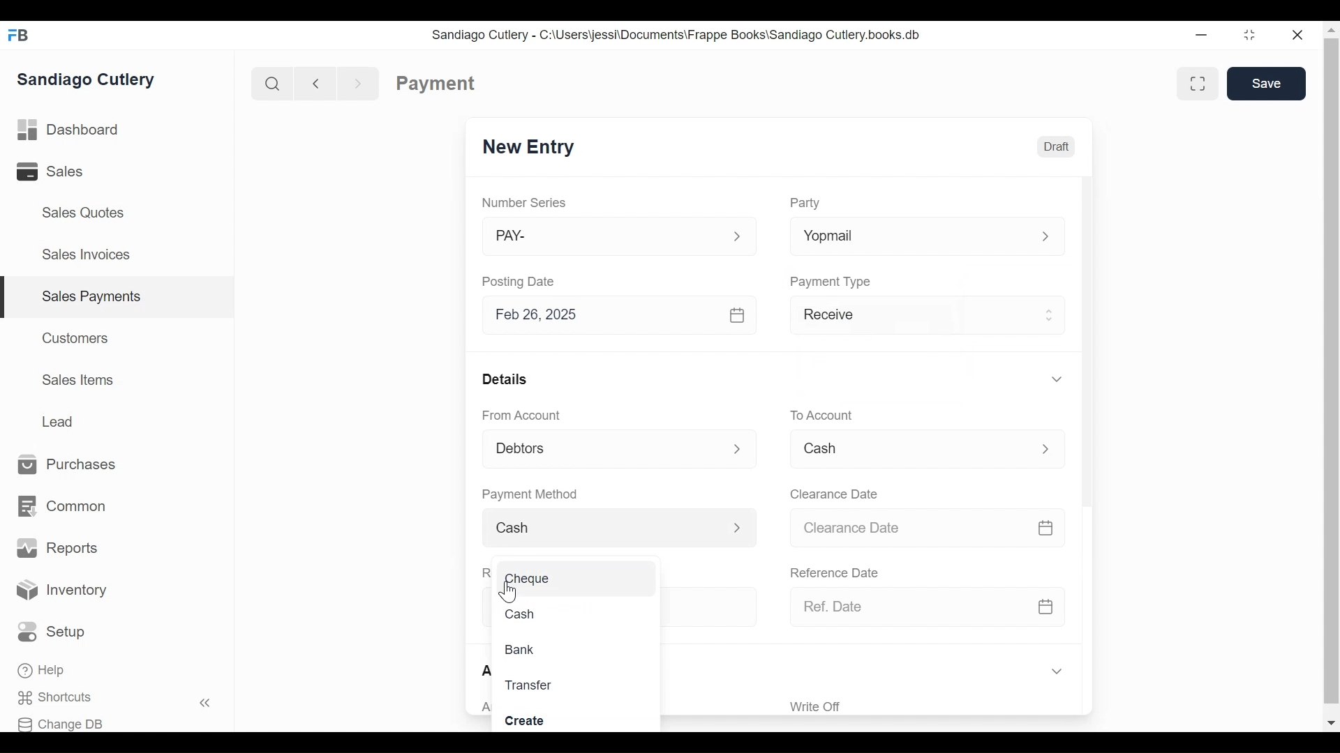 The image size is (1340, 753). What do you see at coordinates (1051, 316) in the screenshot?
I see `Expand` at bounding box center [1051, 316].